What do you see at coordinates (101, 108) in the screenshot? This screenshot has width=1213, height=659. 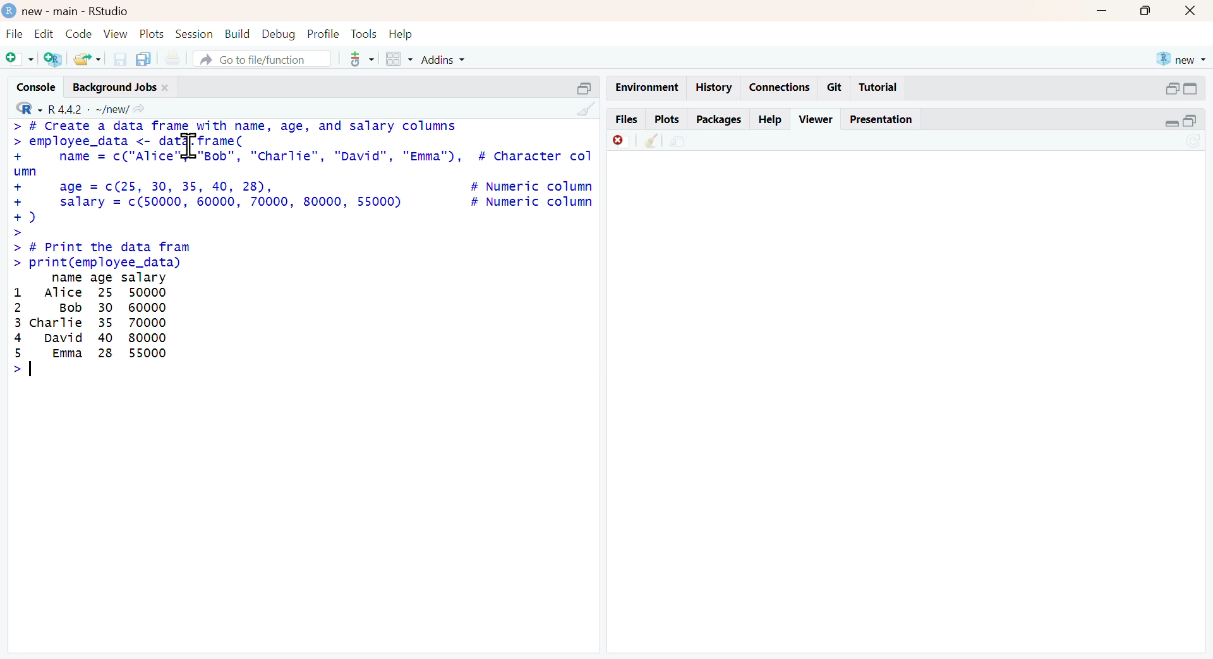 I see `R442 - ~/new/` at bounding box center [101, 108].